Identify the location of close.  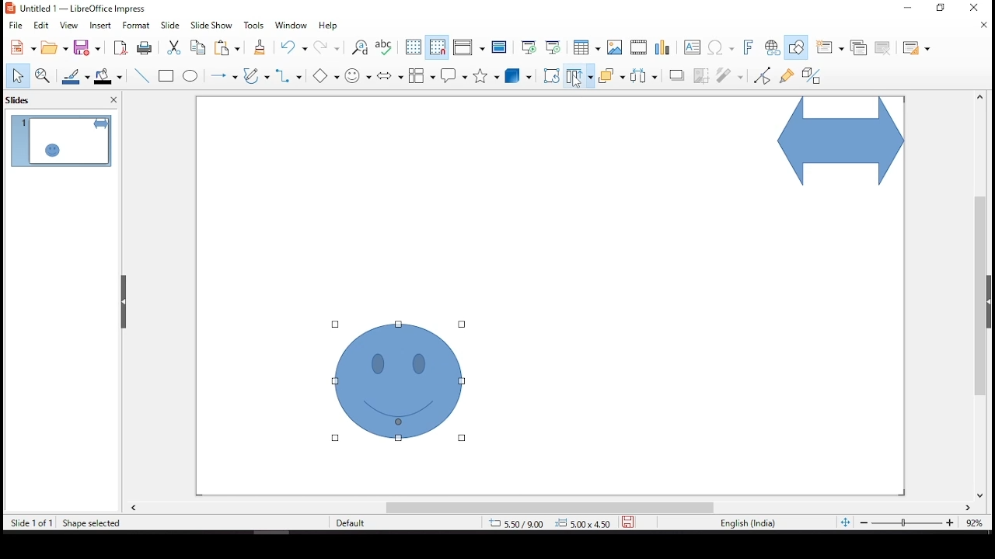
(986, 26).